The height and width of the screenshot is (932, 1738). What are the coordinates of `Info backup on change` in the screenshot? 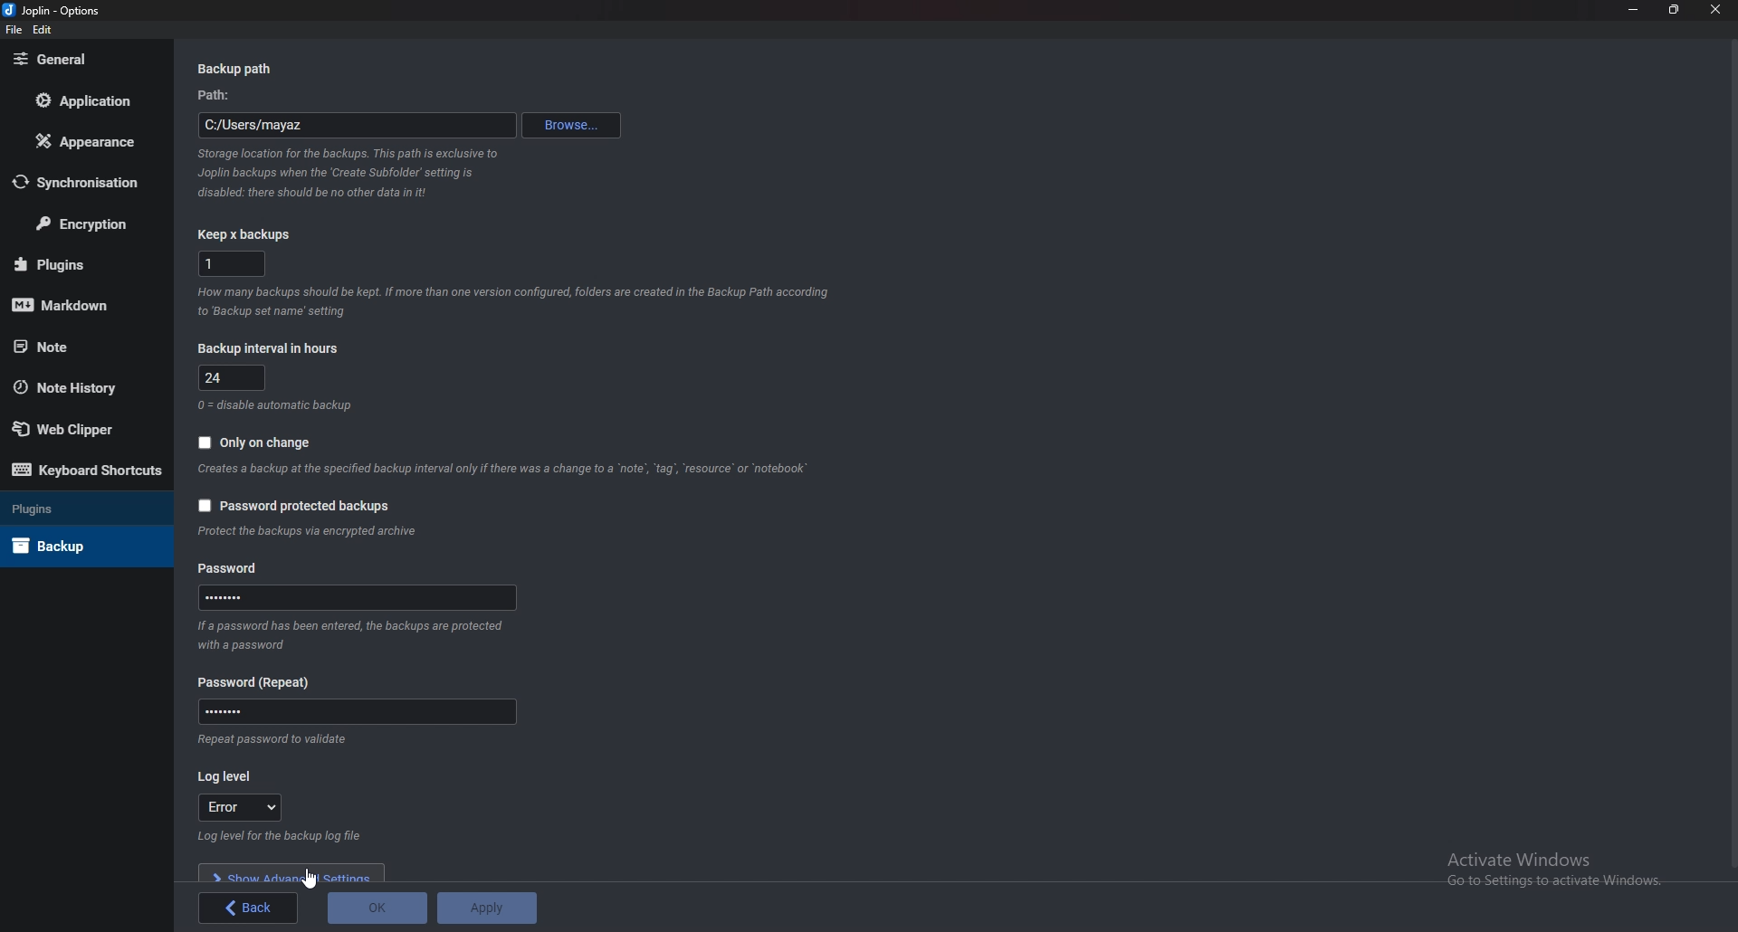 It's located at (505, 470).